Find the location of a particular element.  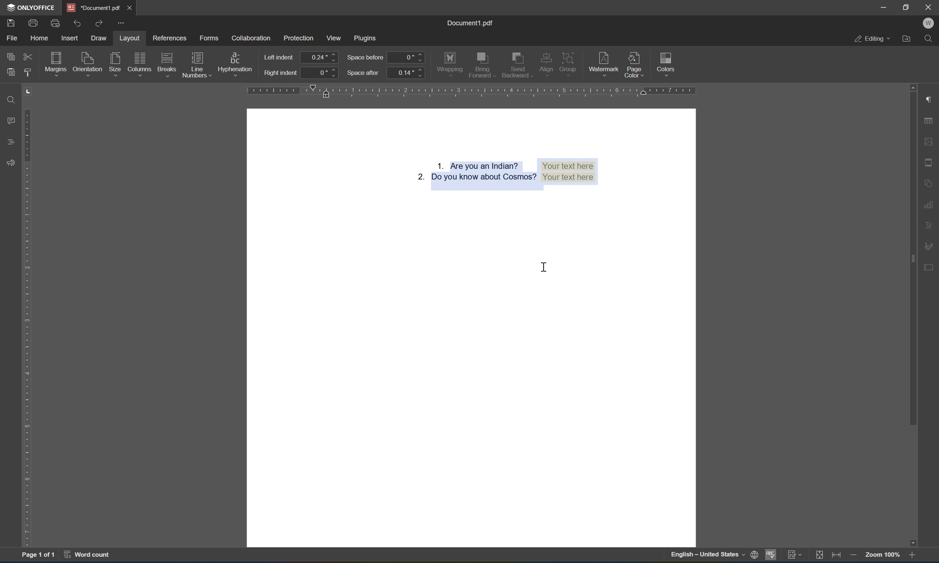

space before is located at coordinates (366, 58).